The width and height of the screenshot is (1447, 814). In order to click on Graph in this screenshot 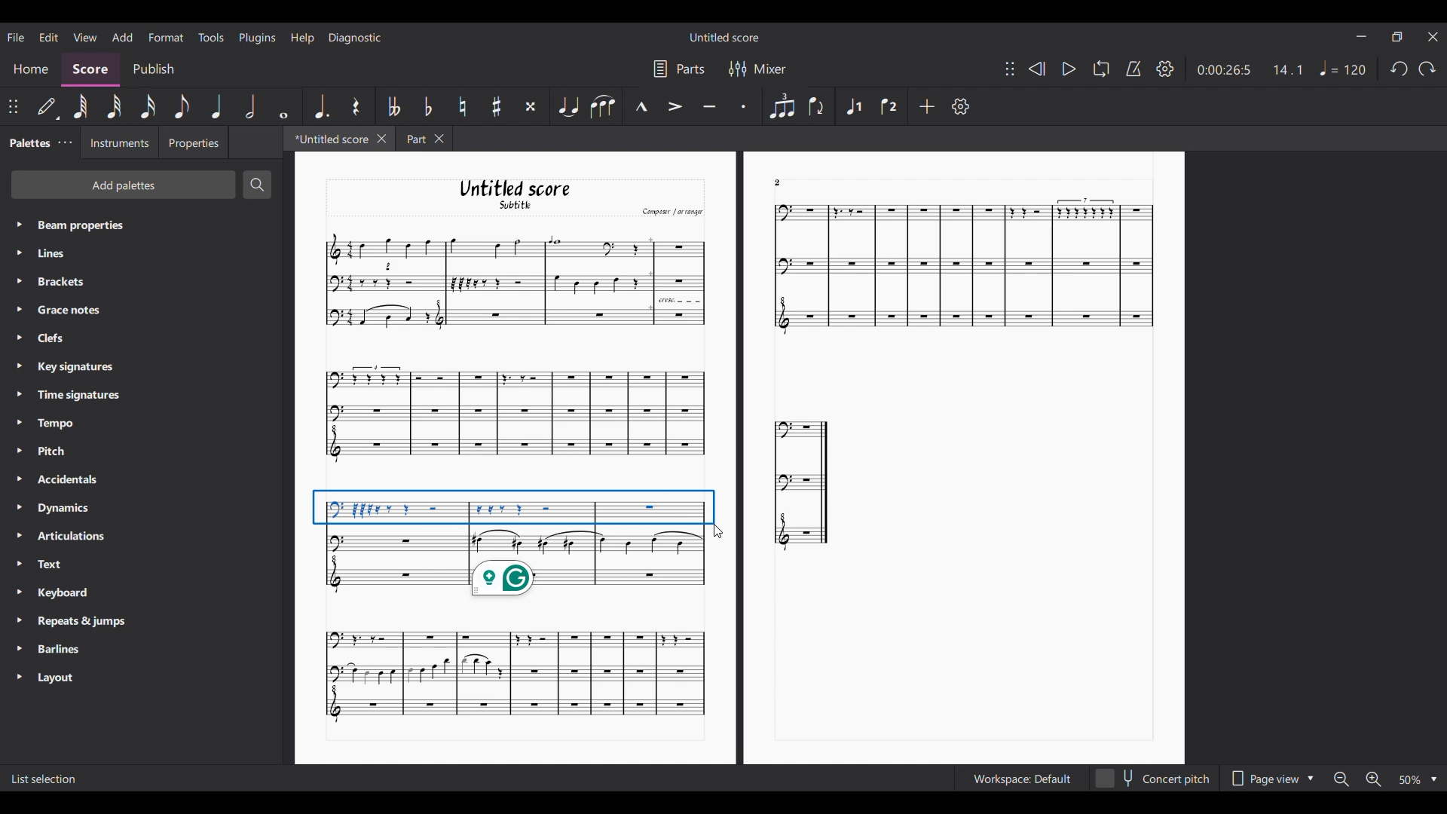, I will do `click(803, 483)`.